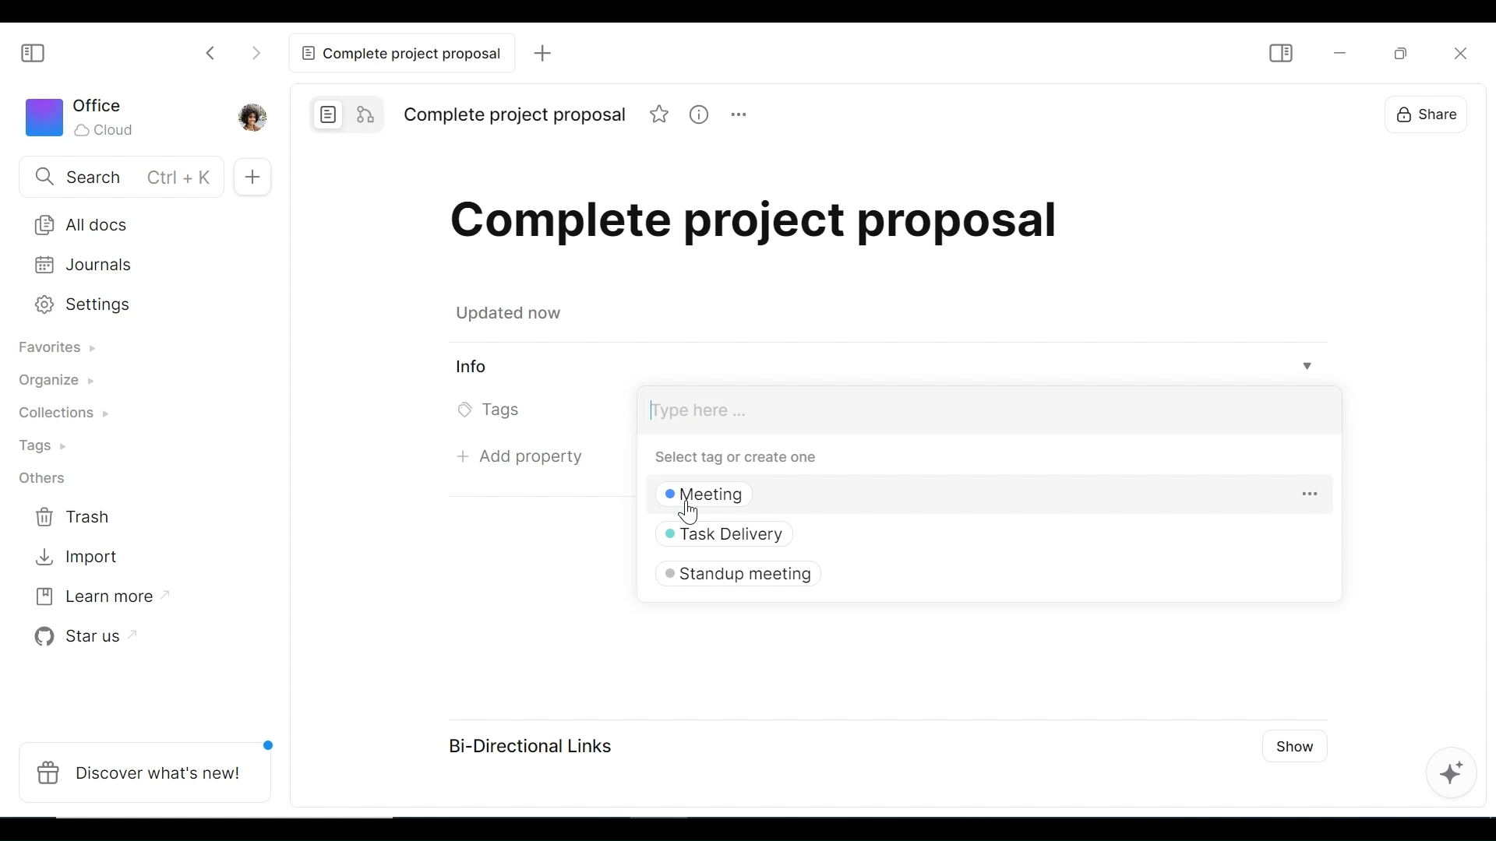 The image size is (1496, 841). Describe the element at coordinates (1456, 773) in the screenshot. I see `AFFiNE AI` at that location.